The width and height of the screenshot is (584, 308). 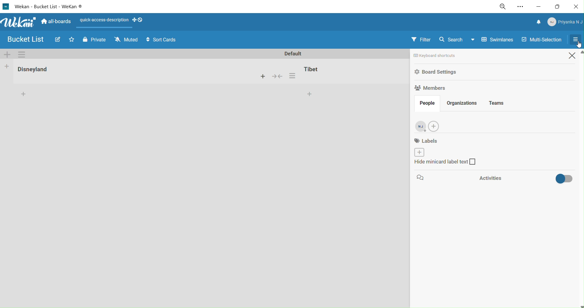 I want to click on add swimlane, so click(x=8, y=54).